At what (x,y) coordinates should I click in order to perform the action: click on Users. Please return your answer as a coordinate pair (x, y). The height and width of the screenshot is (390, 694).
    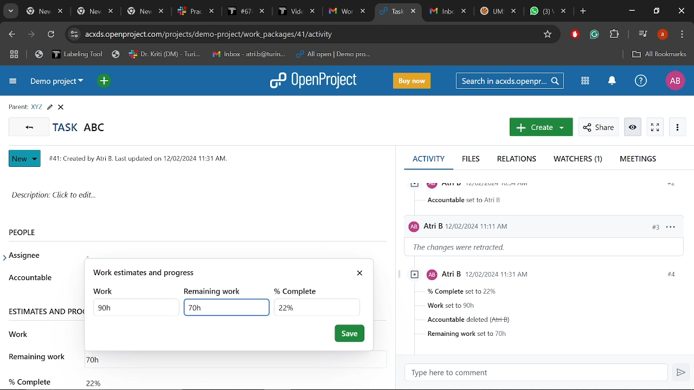
    Looking at the image, I should click on (511, 224).